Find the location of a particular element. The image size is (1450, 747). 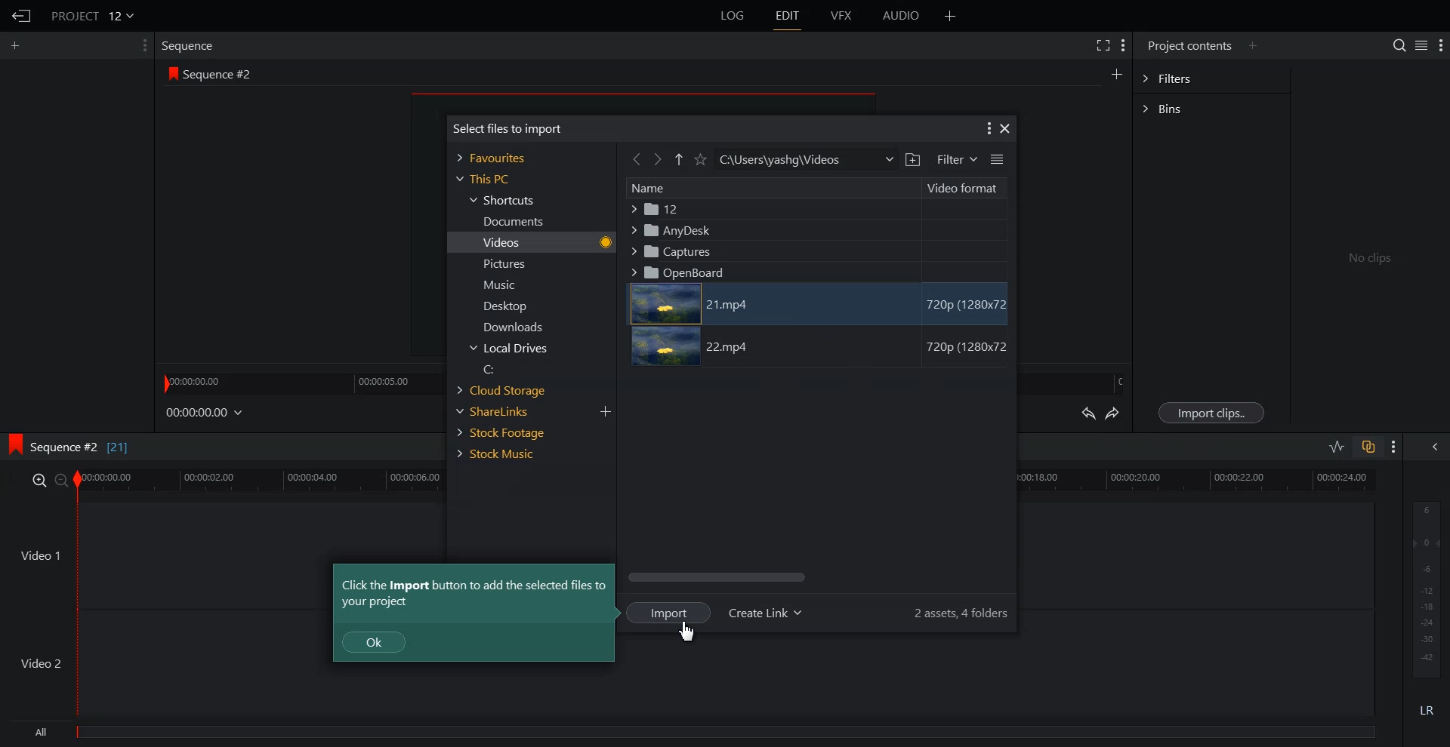

C: is located at coordinates (511, 369).